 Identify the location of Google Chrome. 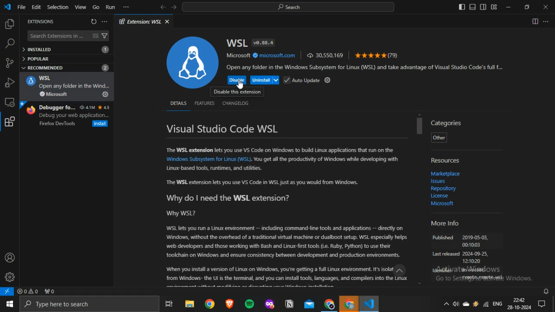
(329, 304).